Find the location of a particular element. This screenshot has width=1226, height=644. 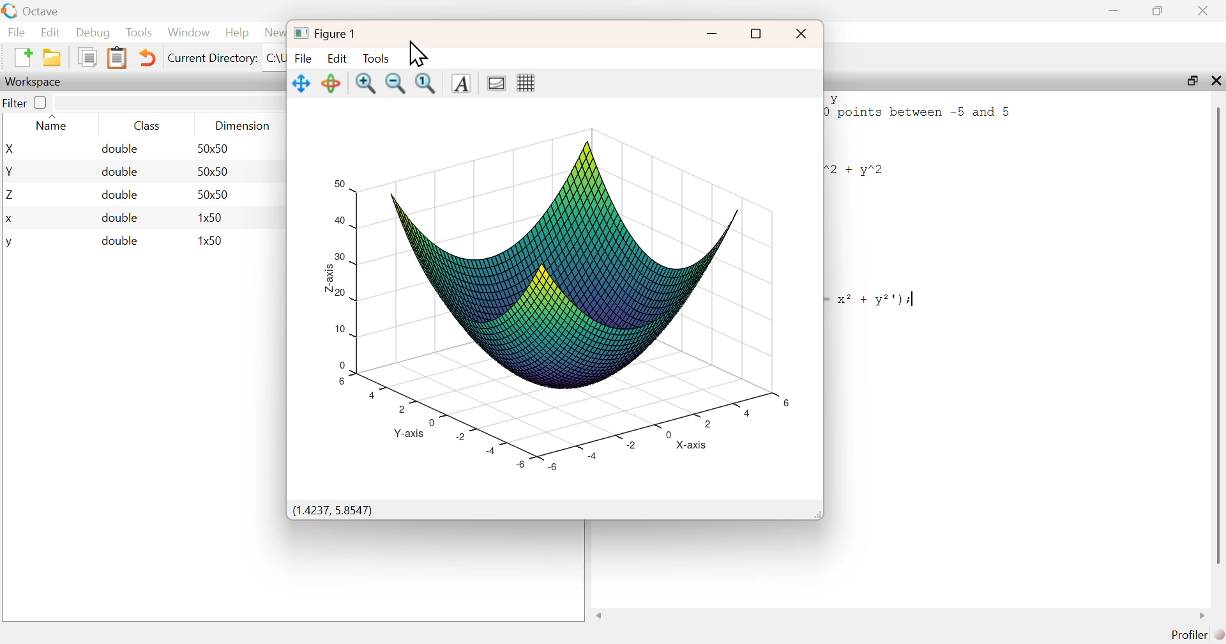

Name is located at coordinates (55, 123).